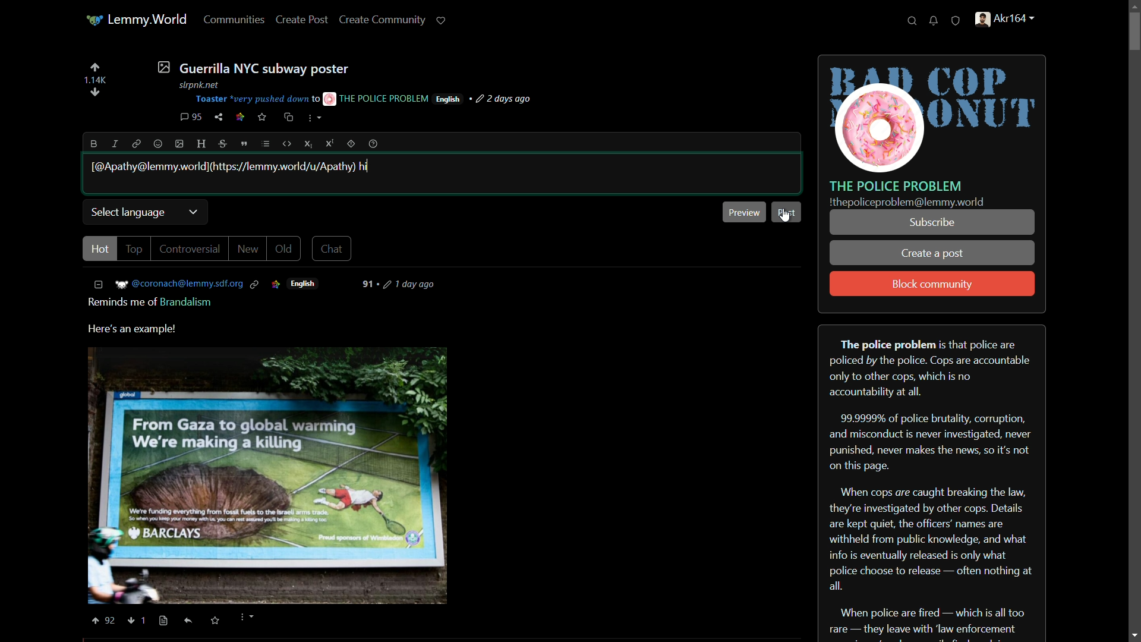 The image size is (1141, 642). What do you see at coordinates (95, 93) in the screenshot?
I see `diwnvote` at bounding box center [95, 93].